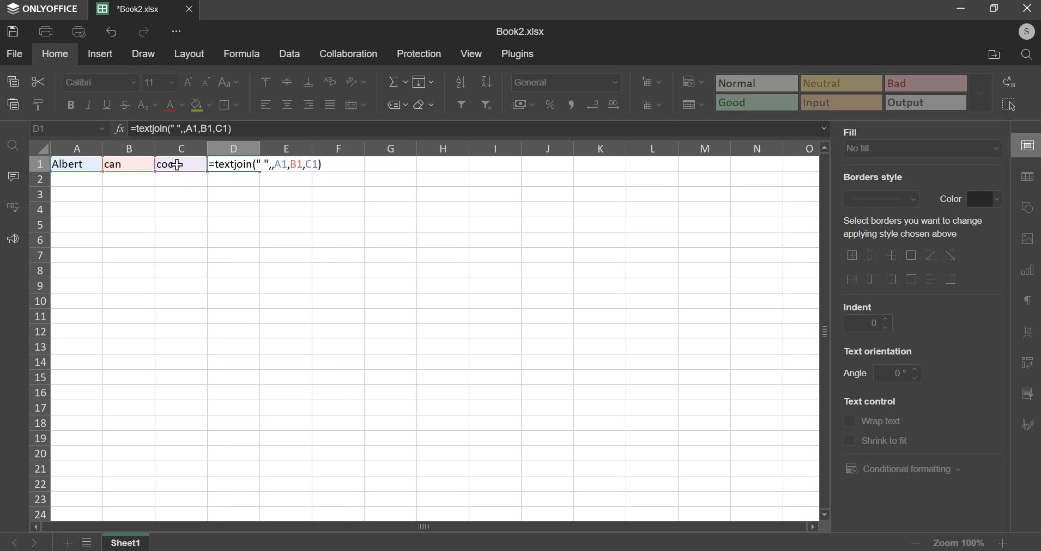  Describe the element at coordinates (950, 198) in the screenshot. I see `text` at that location.